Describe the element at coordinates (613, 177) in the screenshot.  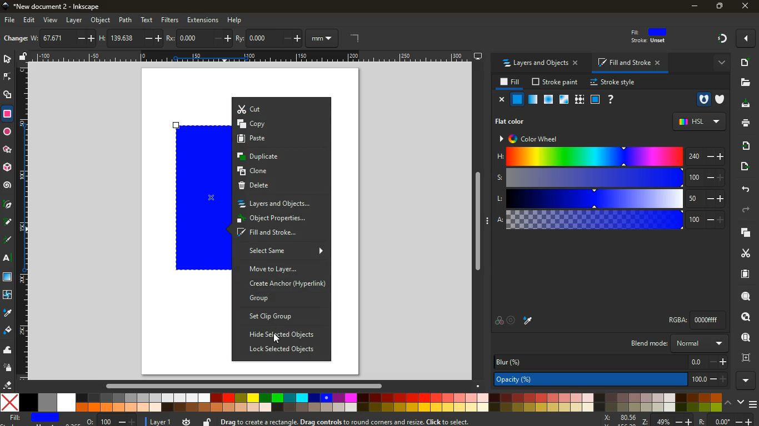
I see `s` at that location.